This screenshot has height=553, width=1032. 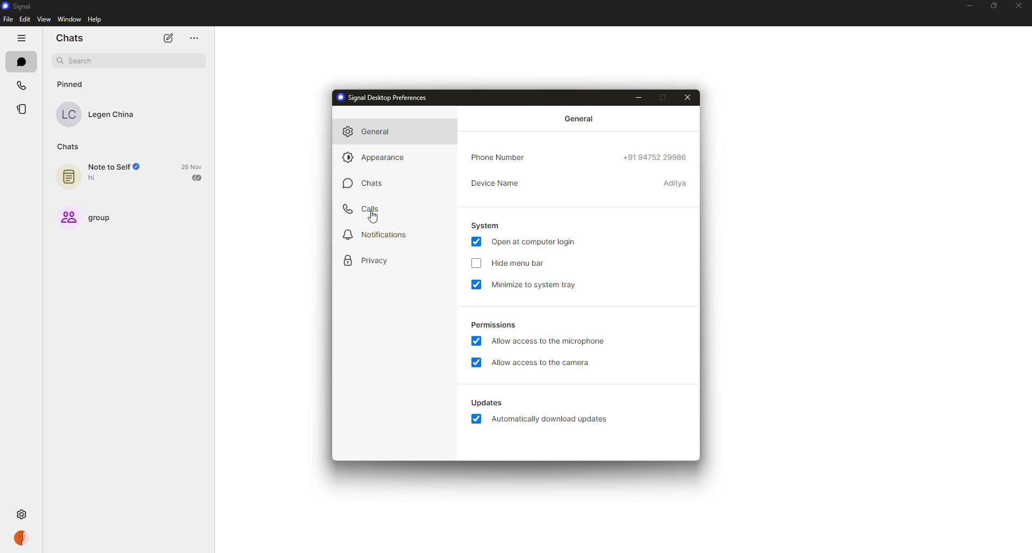 What do you see at coordinates (553, 419) in the screenshot?
I see `automatically download updates` at bounding box center [553, 419].